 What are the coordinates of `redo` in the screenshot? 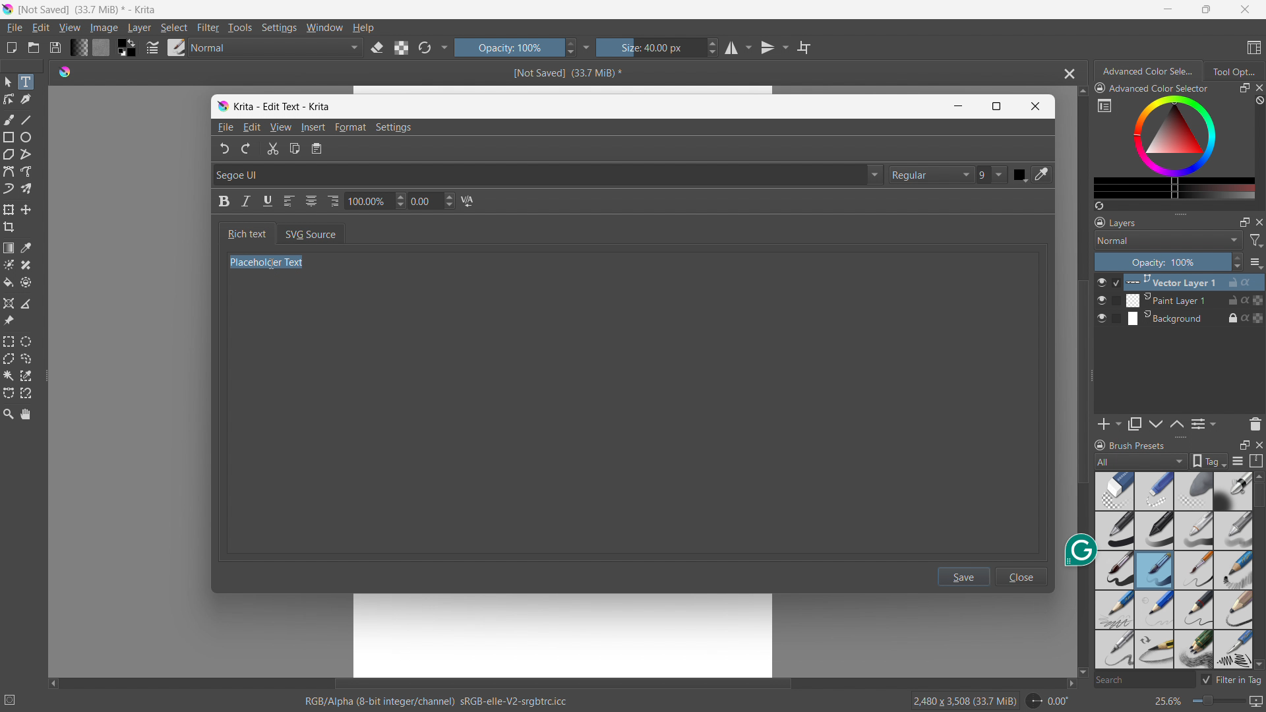 It's located at (247, 150).